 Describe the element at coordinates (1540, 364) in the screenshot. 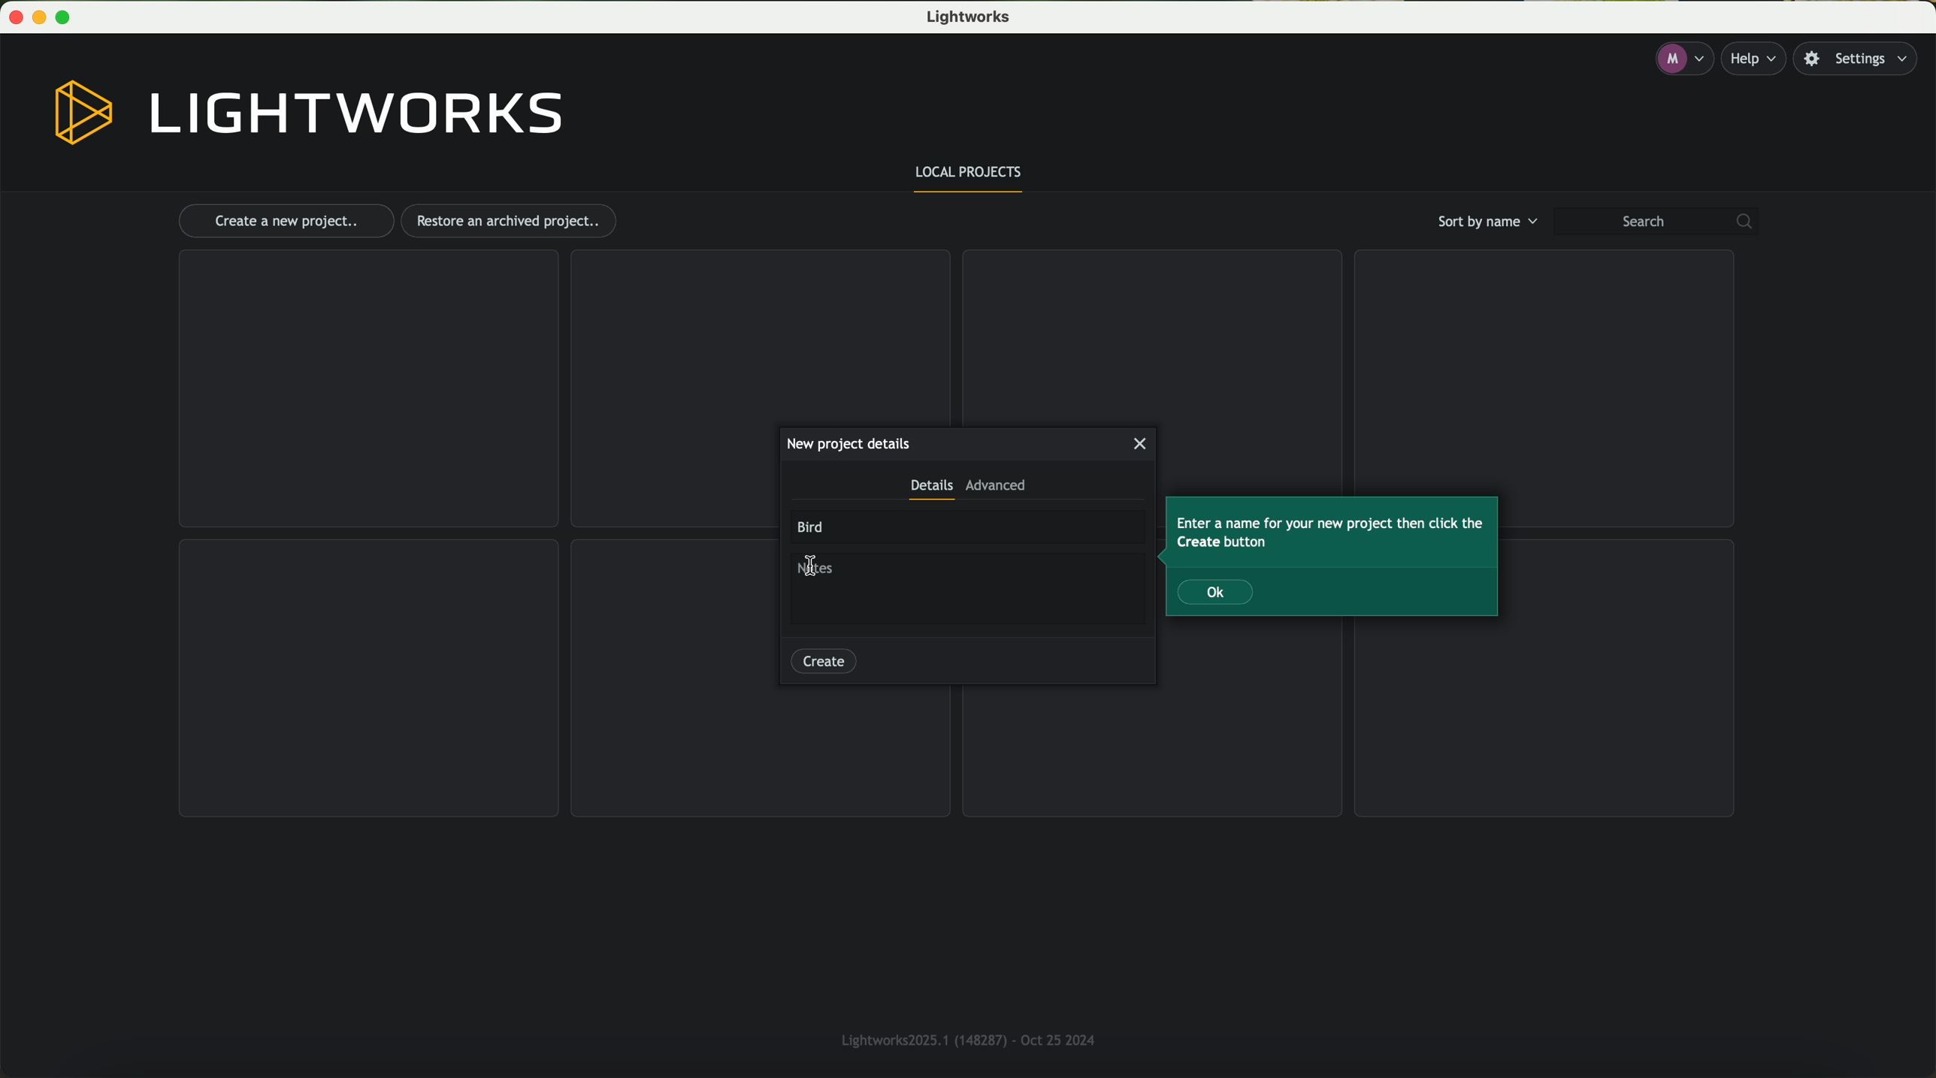

I see `grid` at that location.